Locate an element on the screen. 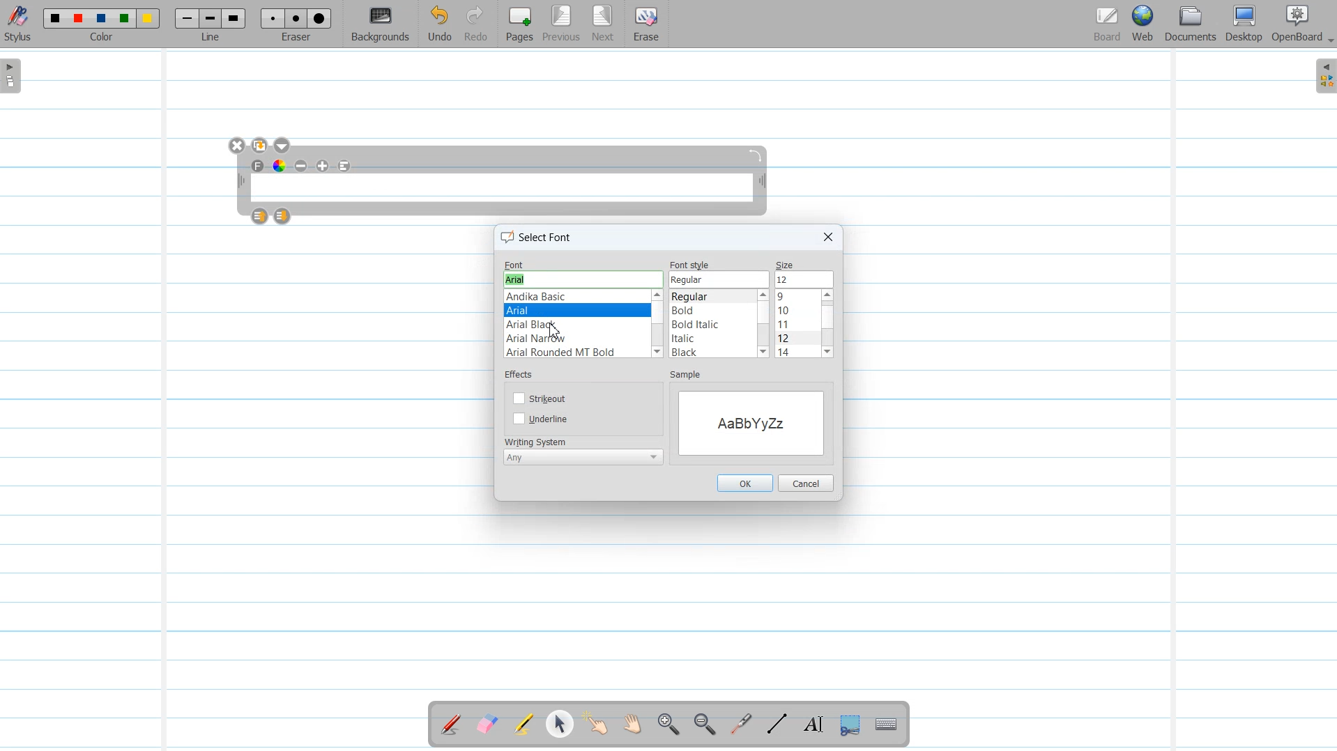 This screenshot has height=751, width=1337. Layer Down is located at coordinates (283, 216).